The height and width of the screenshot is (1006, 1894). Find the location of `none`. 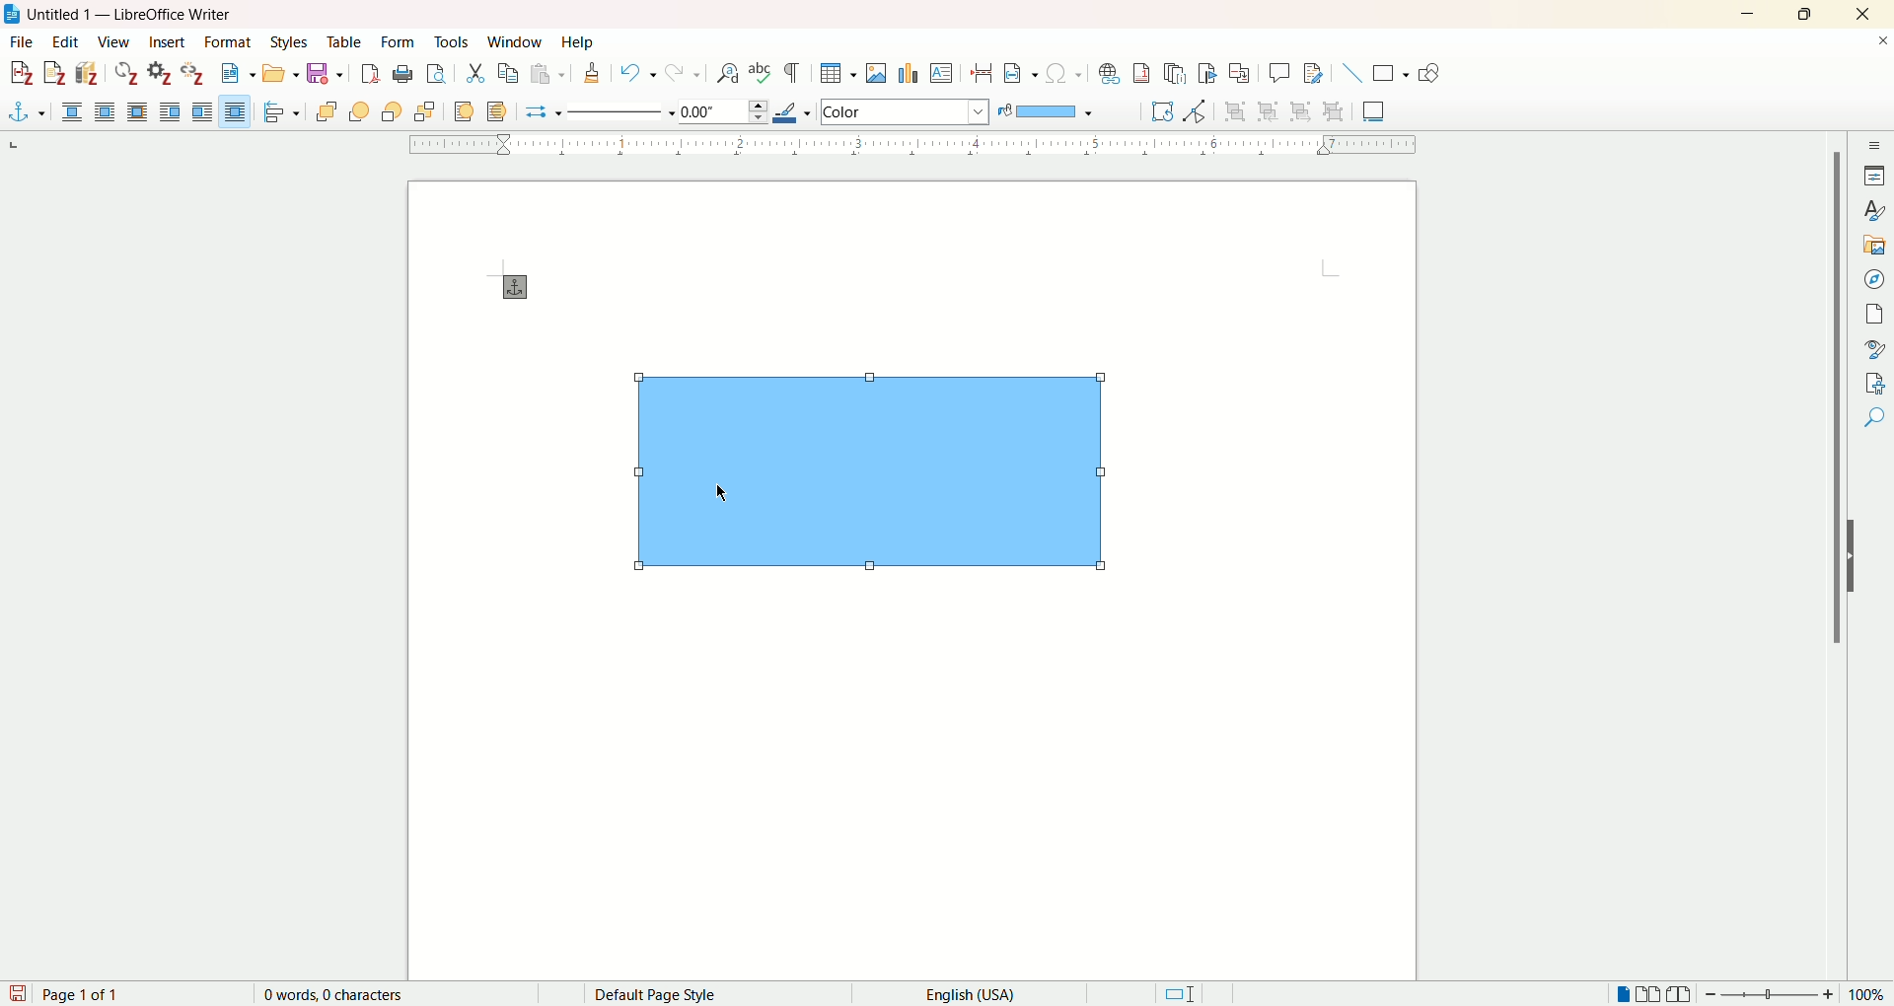

none is located at coordinates (74, 114).